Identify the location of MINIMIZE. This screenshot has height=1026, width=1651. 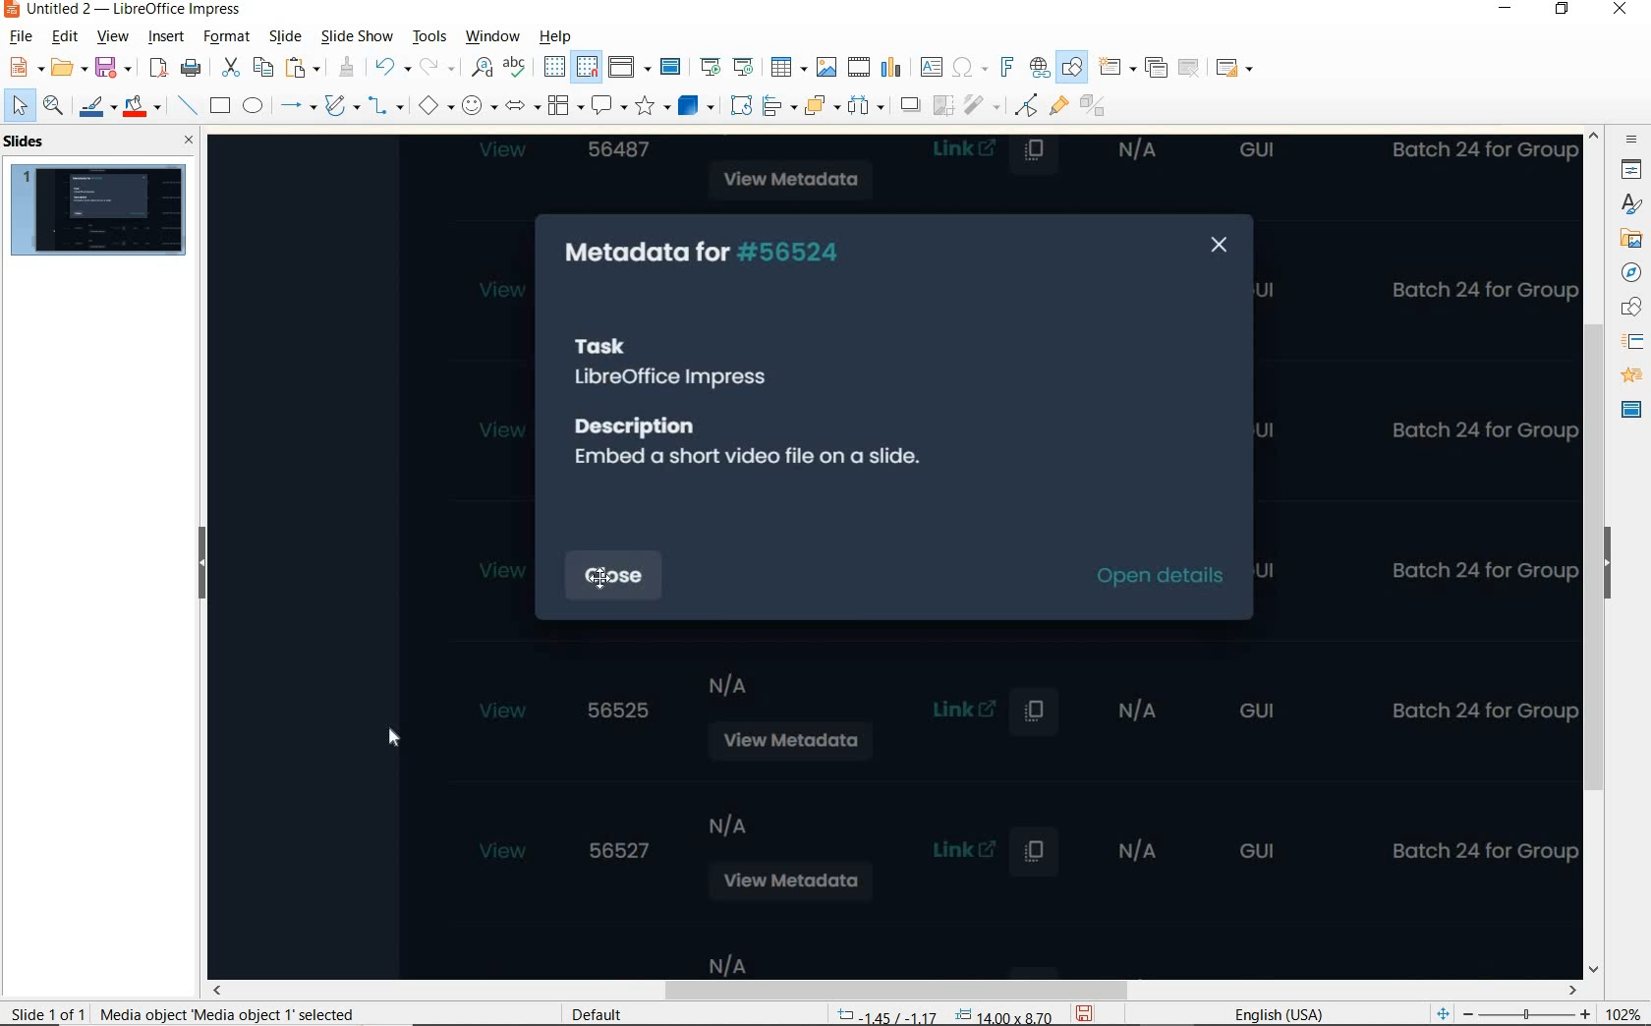
(1502, 10).